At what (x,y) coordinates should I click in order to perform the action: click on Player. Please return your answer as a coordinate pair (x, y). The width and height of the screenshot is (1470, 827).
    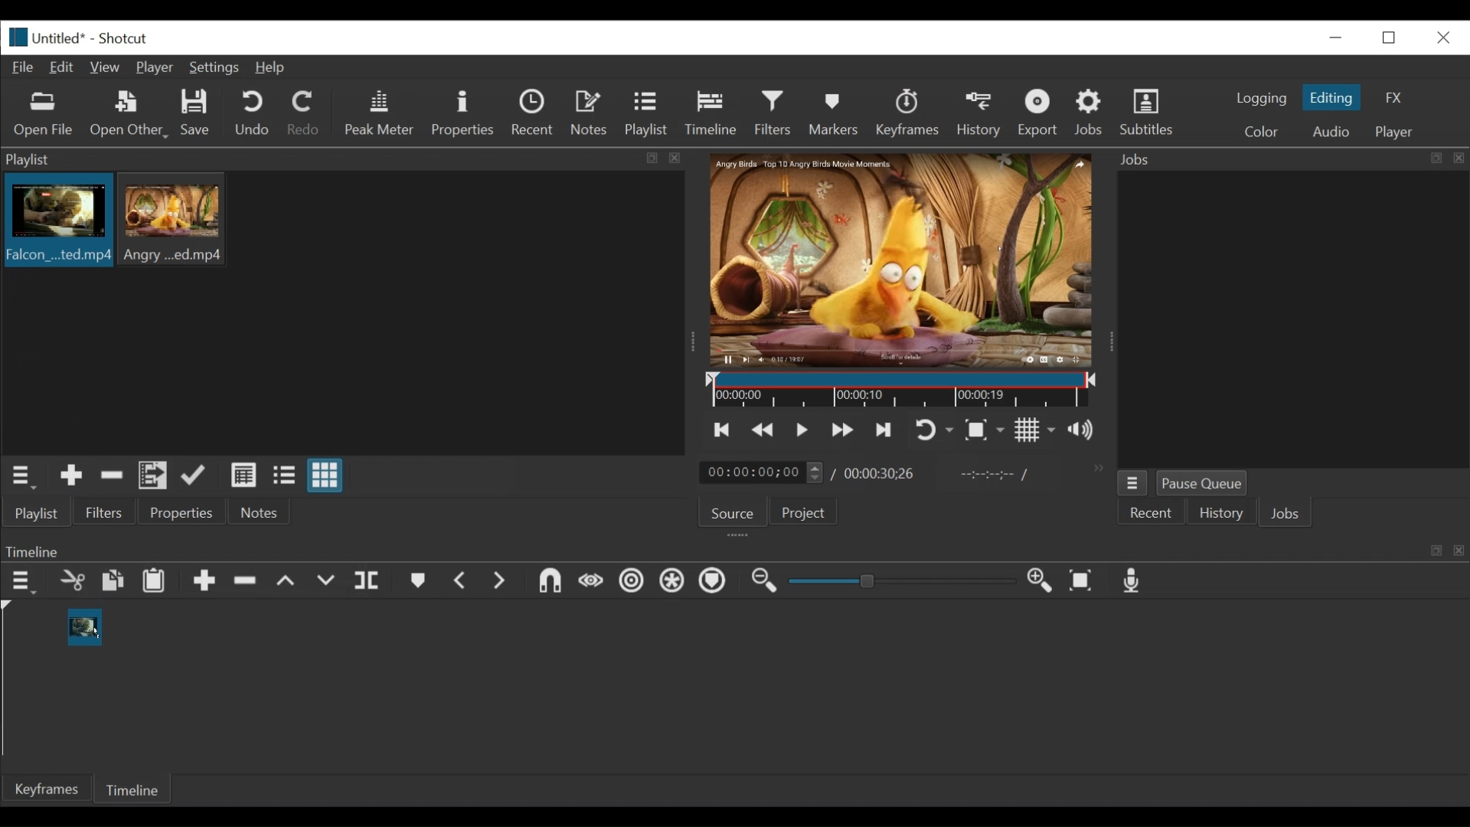
    Looking at the image, I should click on (158, 69).